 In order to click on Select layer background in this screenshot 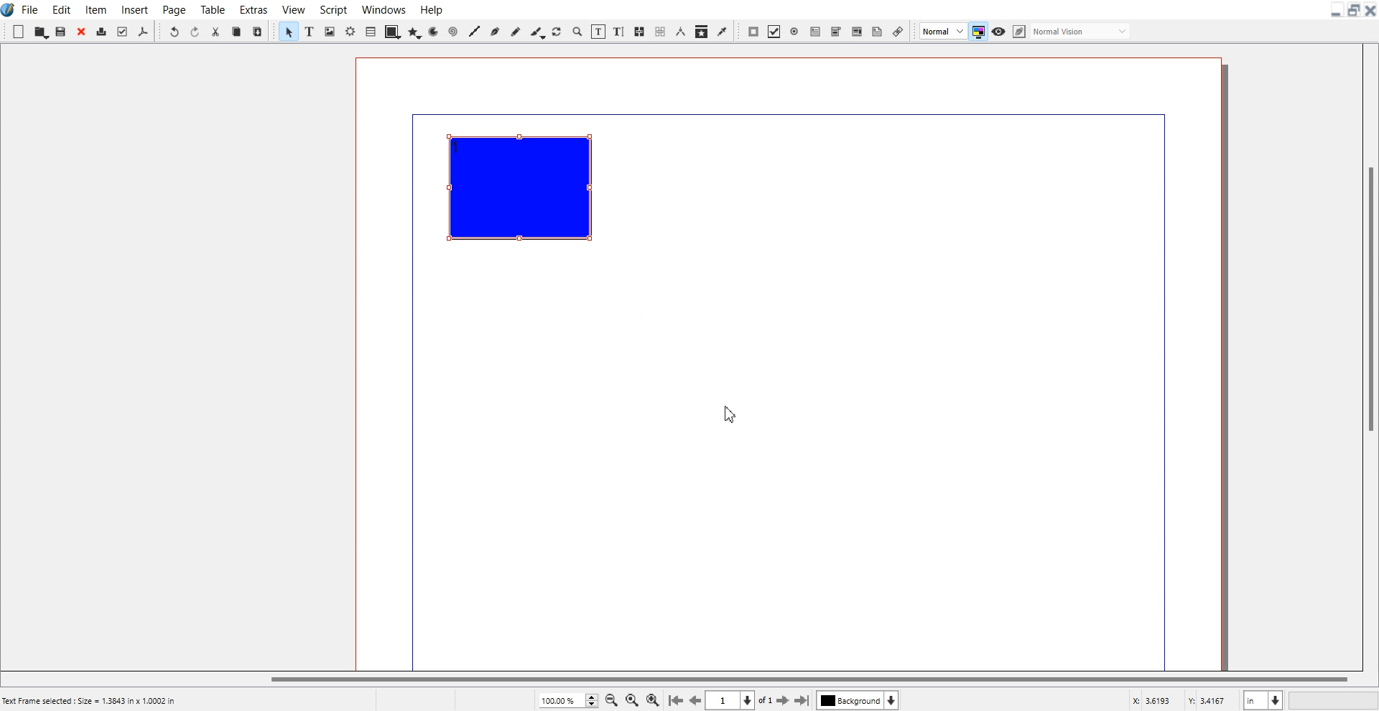, I will do `click(857, 700)`.